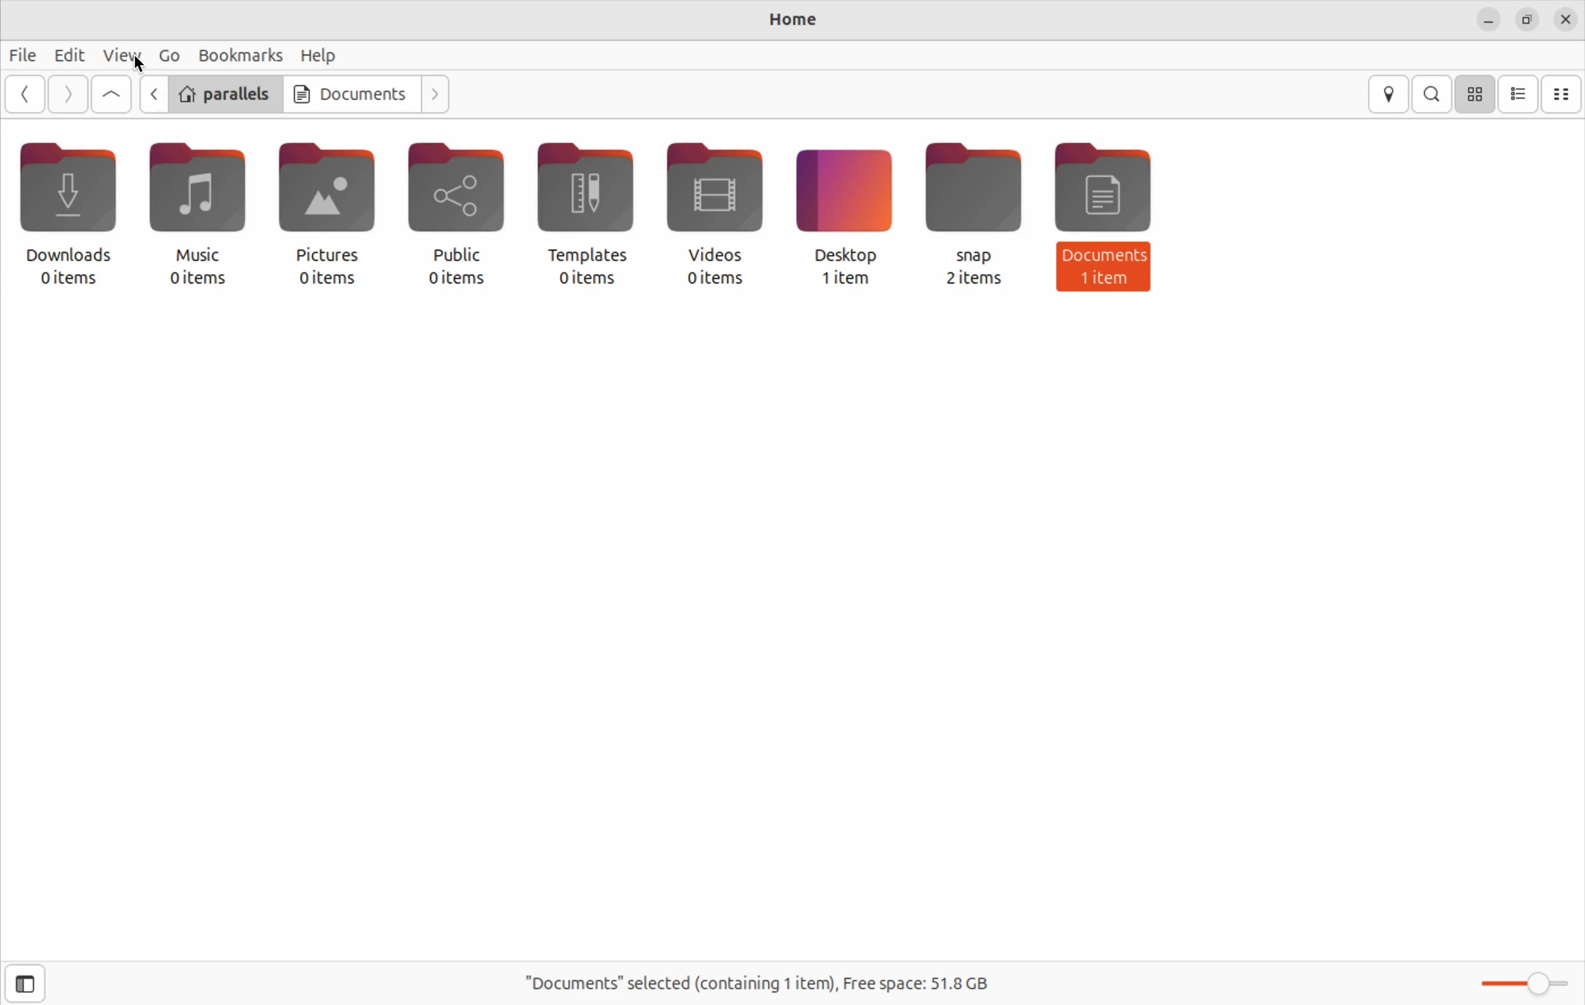  What do you see at coordinates (22, 55) in the screenshot?
I see `File` at bounding box center [22, 55].